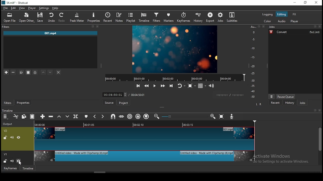 Image resolution: width=323 pixels, height=181 pixels. I want to click on minimize, so click(295, 2).